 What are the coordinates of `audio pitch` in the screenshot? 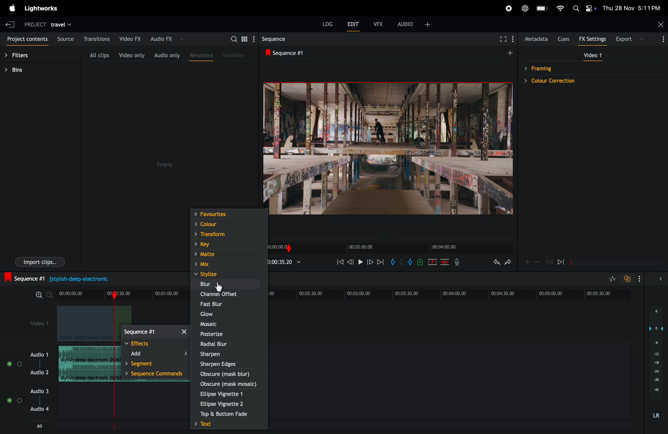 It's located at (656, 362).